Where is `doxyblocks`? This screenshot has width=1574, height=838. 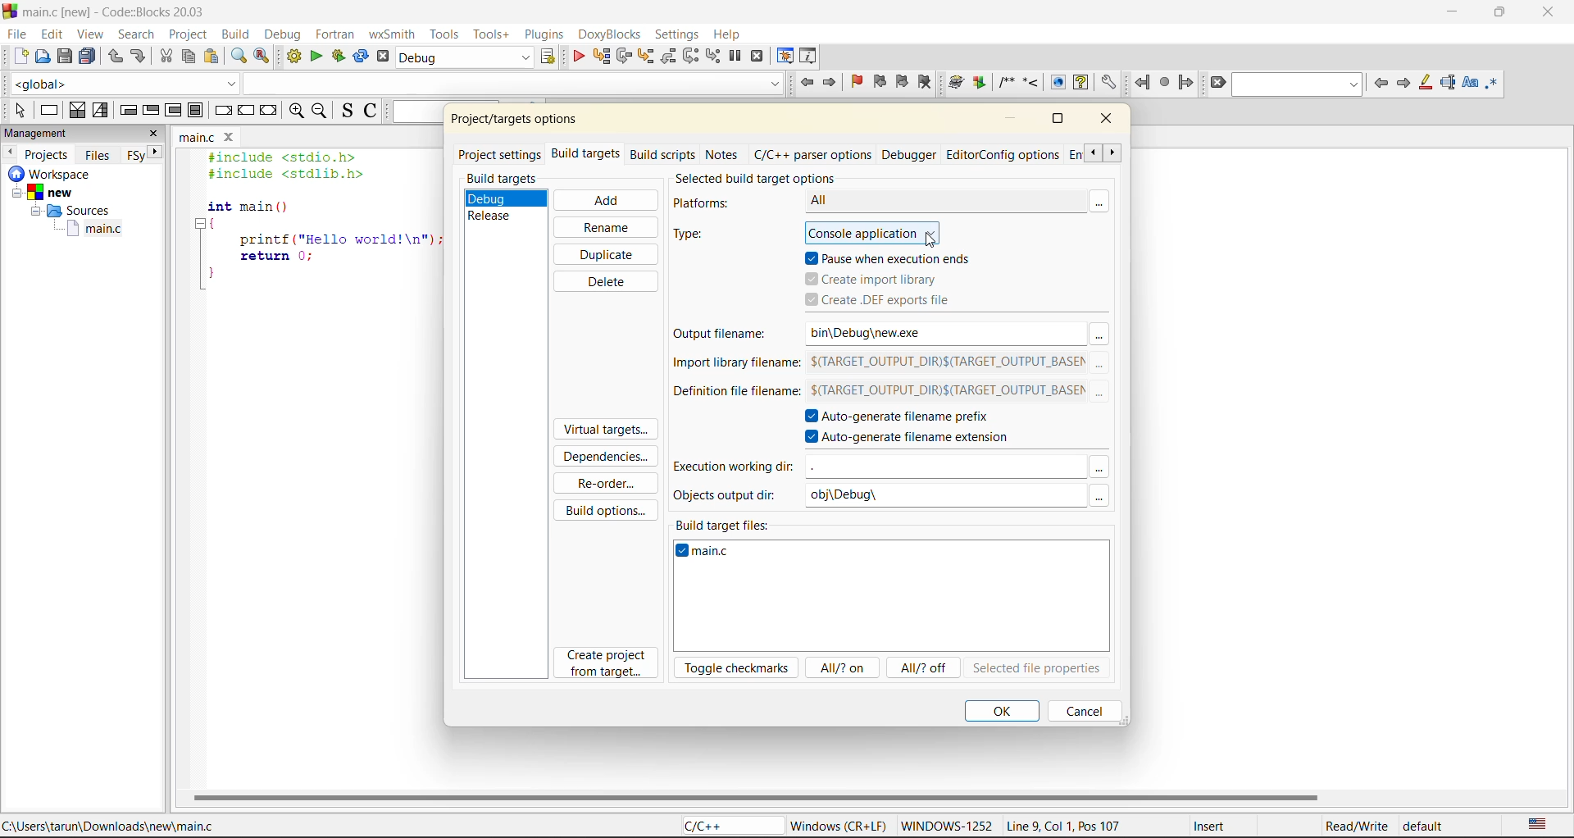
doxyblocks is located at coordinates (608, 34).